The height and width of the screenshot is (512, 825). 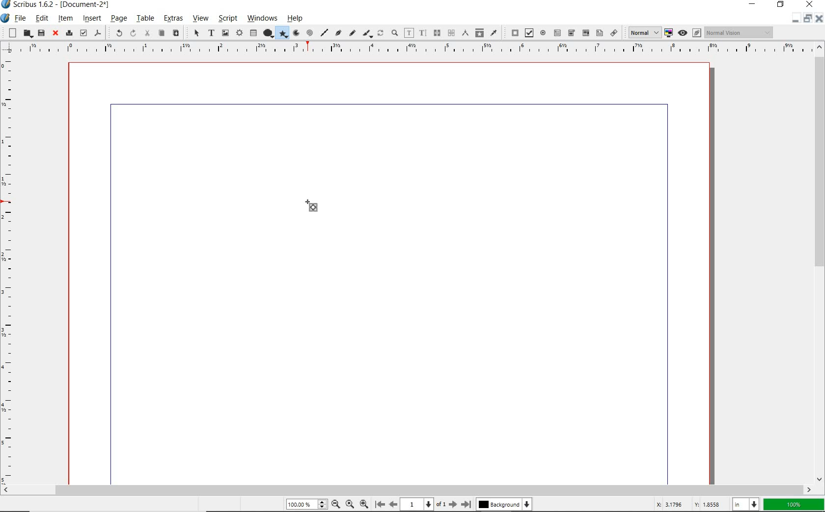 What do you see at coordinates (744, 504) in the screenshot?
I see `select unit` at bounding box center [744, 504].